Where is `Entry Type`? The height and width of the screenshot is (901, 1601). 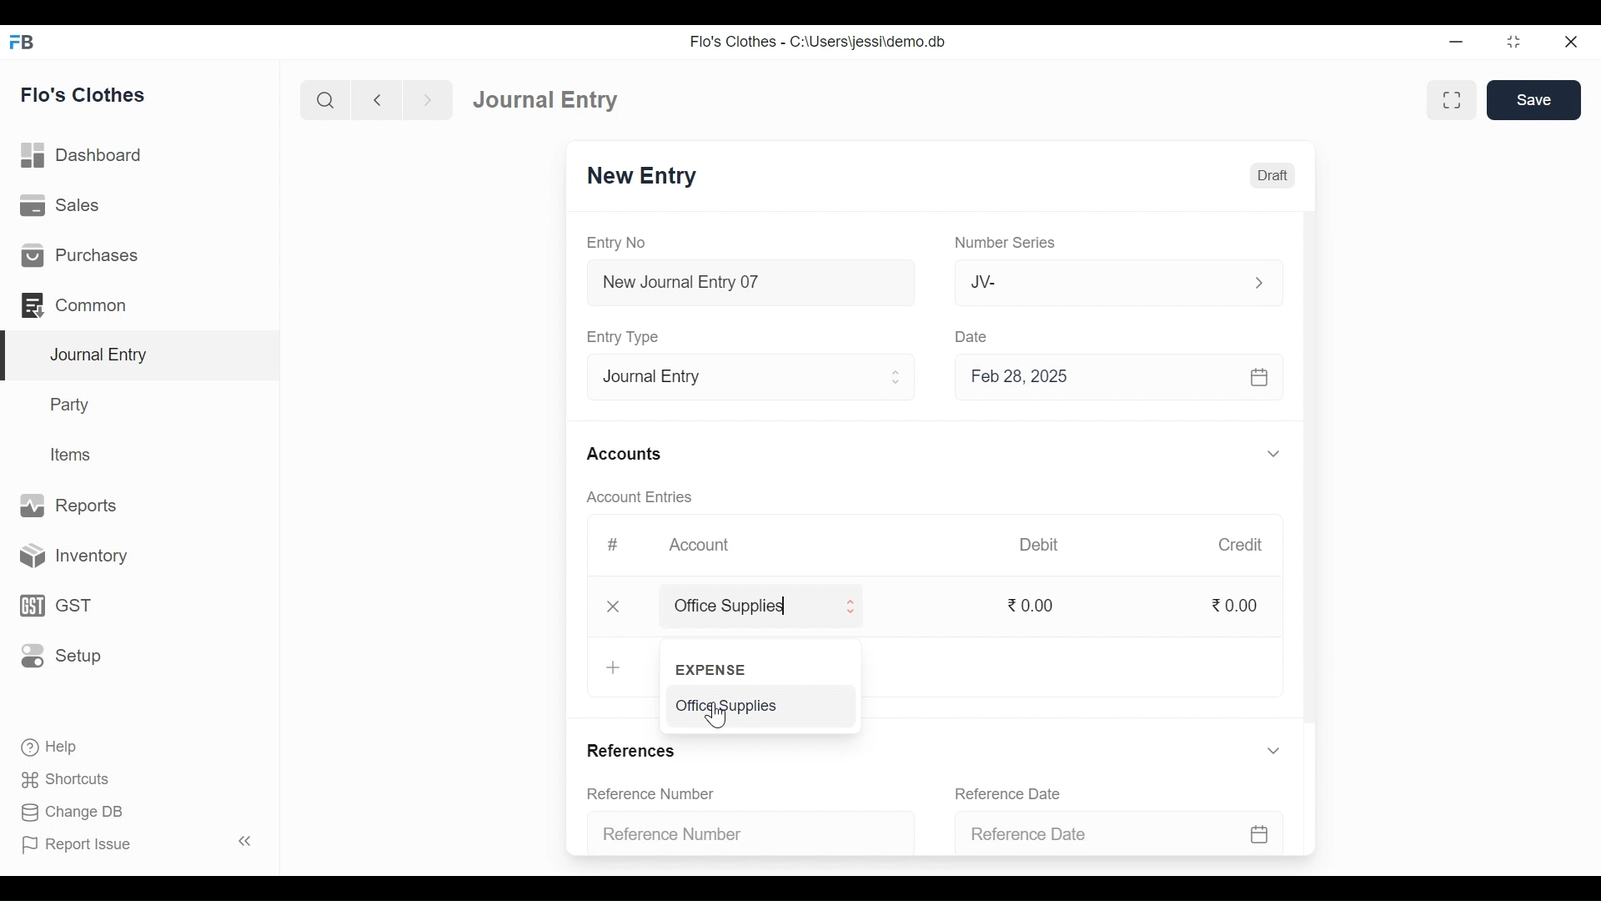 Entry Type is located at coordinates (627, 337).